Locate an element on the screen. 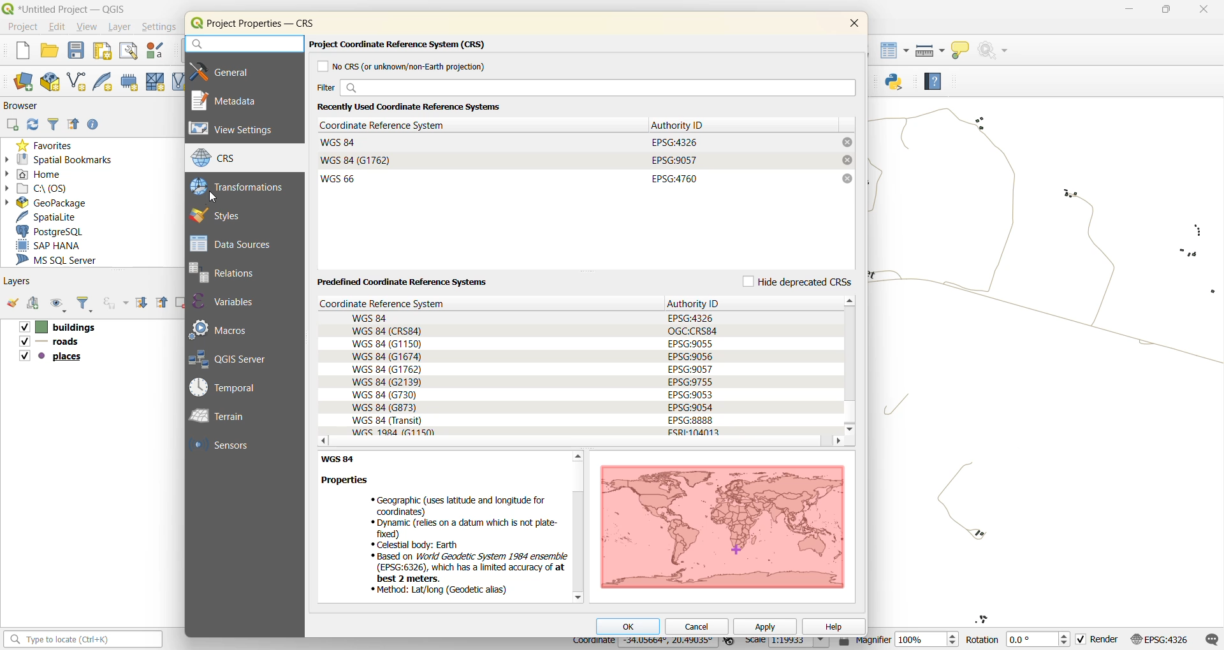 The height and width of the screenshot is (650, 1224). *Untitled Project — QGIS is located at coordinates (76, 9).